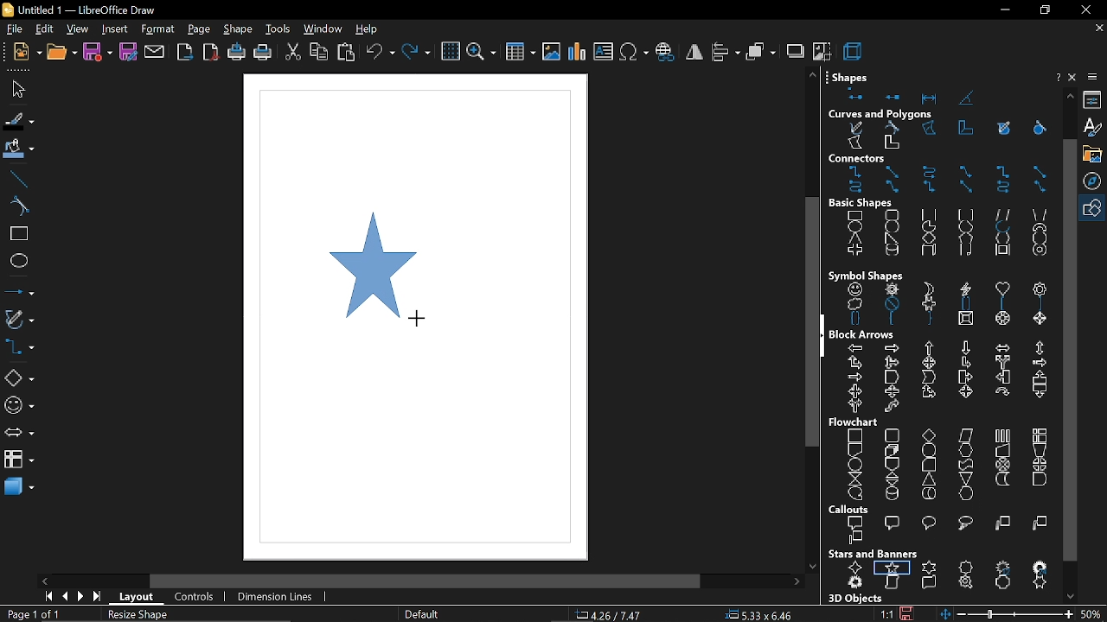  What do you see at coordinates (21, 88) in the screenshot?
I see `file` at bounding box center [21, 88].